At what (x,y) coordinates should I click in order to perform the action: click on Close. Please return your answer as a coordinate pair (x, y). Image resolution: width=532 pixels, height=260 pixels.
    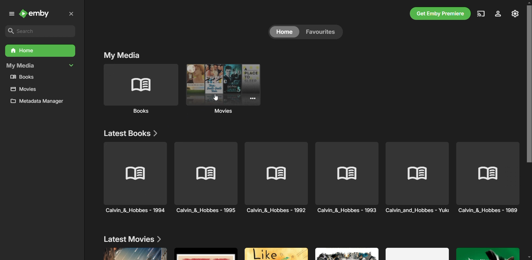
    Looking at the image, I should click on (71, 14).